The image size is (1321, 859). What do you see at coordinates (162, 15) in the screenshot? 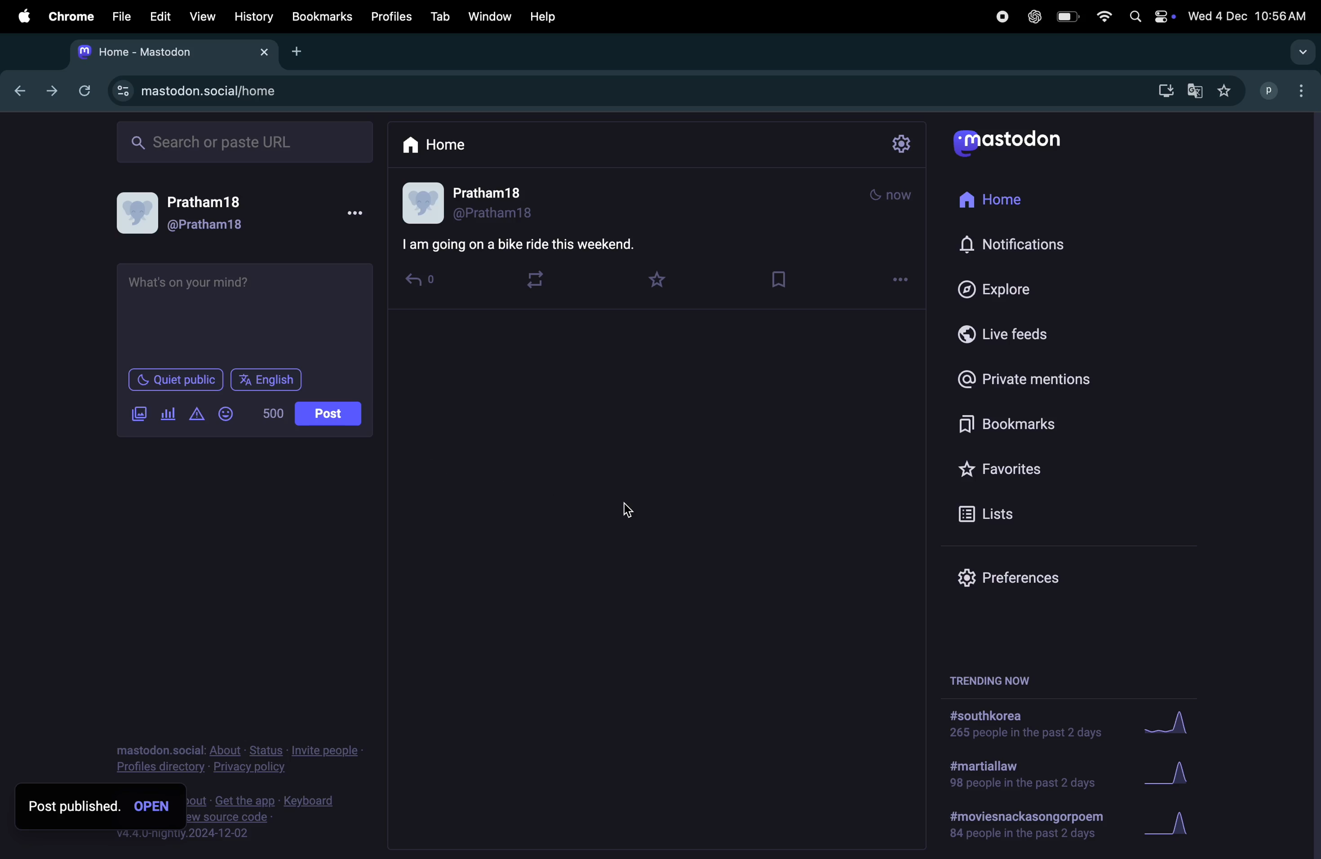
I see `Edit` at bounding box center [162, 15].